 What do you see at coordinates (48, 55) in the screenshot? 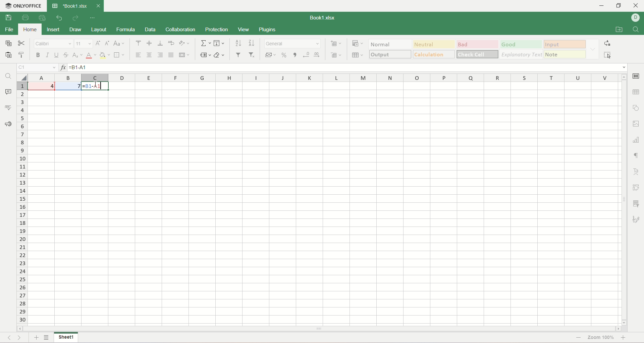
I see `italic` at bounding box center [48, 55].